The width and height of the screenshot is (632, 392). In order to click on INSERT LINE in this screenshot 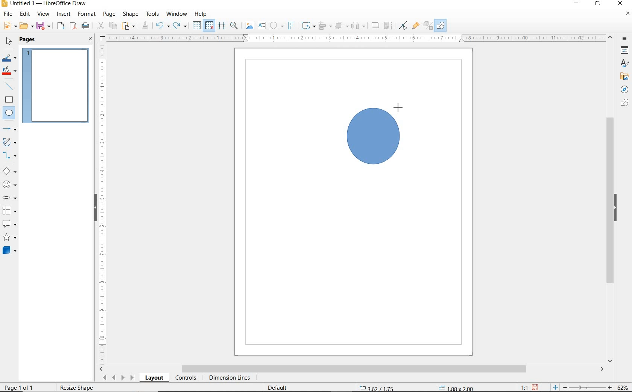, I will do `click(10, 86)`.